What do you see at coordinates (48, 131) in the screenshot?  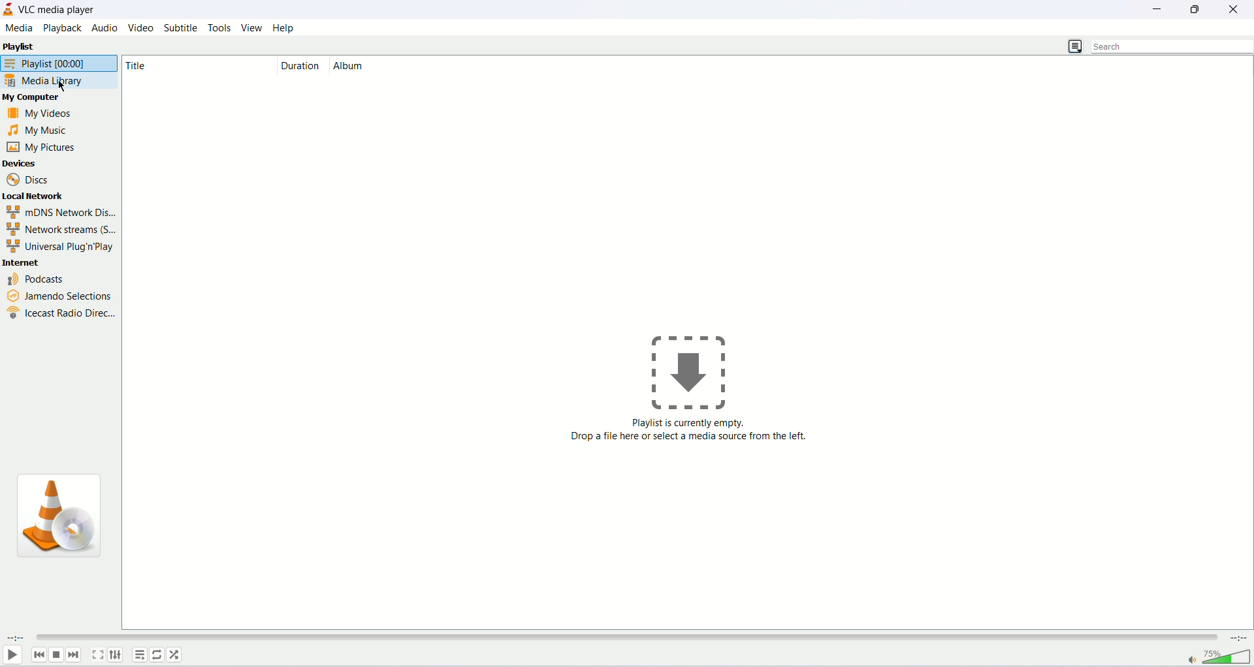 I see `my music` at bounding box center [48, 131].